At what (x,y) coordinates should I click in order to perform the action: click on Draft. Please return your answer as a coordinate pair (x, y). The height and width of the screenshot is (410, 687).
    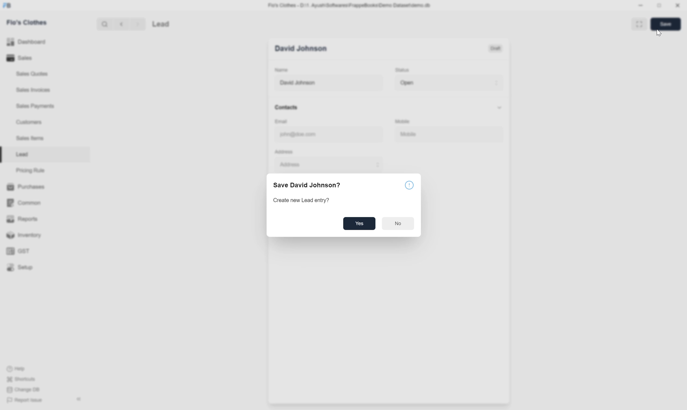
    Looking at the image, I should click on (495, 48).